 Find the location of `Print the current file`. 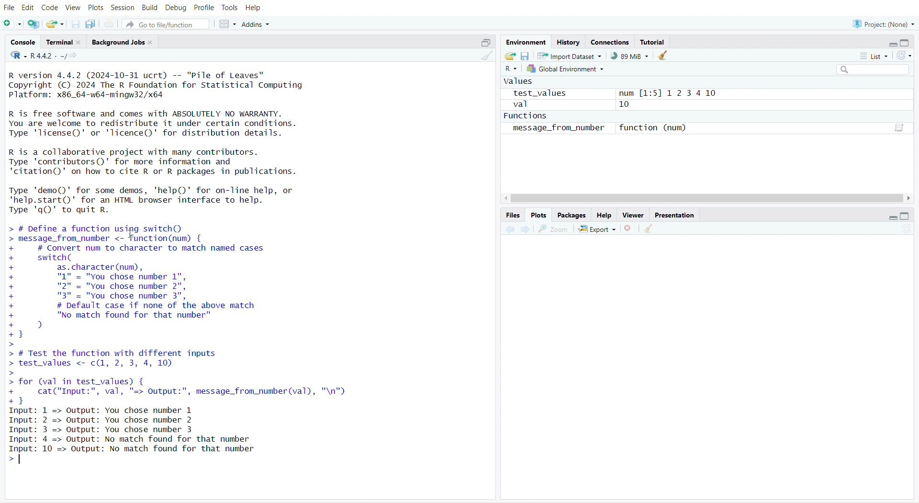

Print the current file is located at coordinates (110, 23).